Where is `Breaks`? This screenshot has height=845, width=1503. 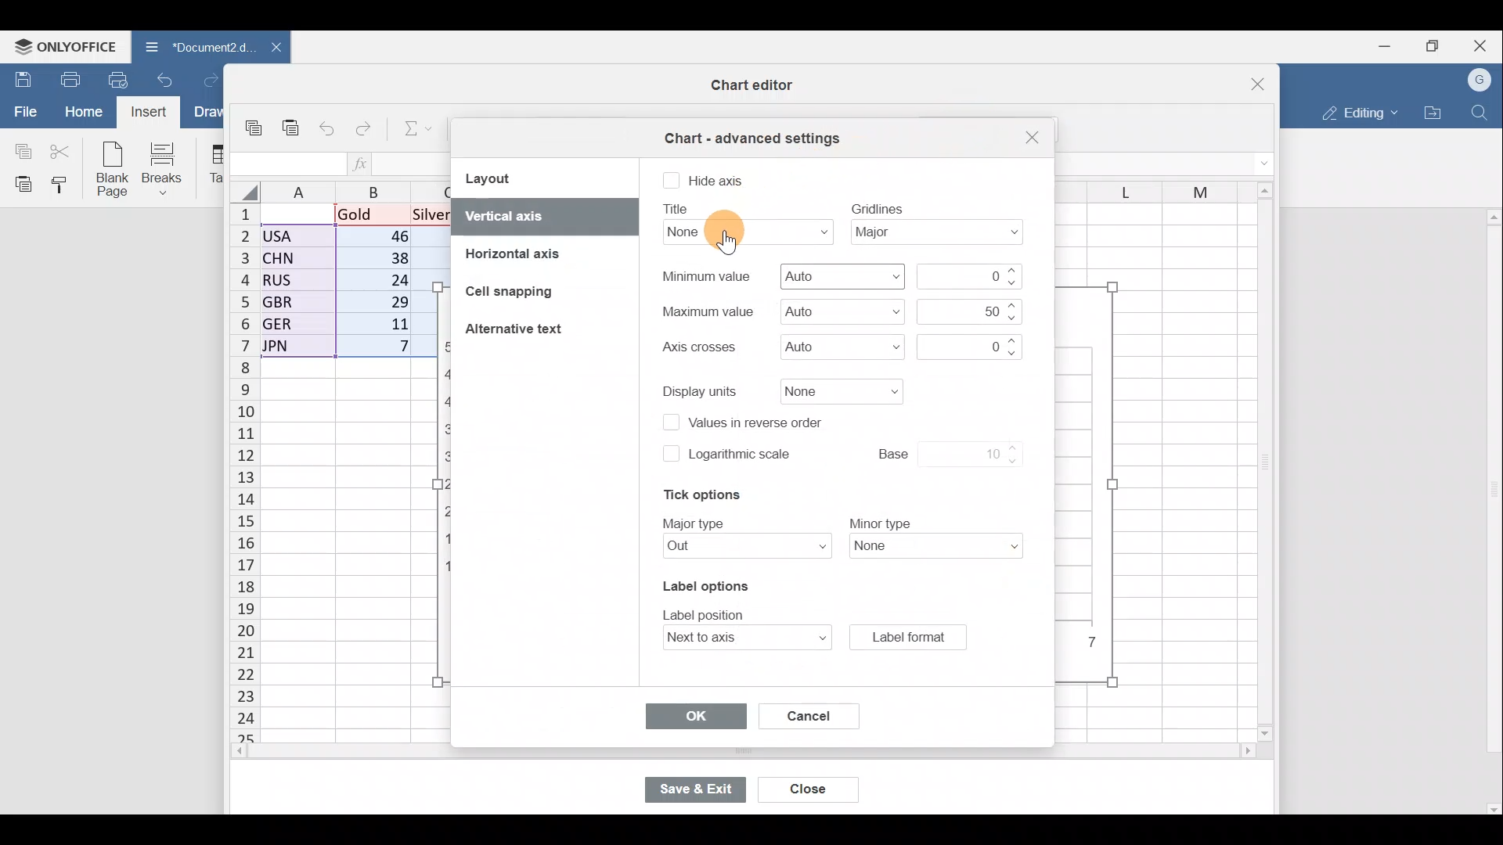 Breaks is located at coordinates (168, 167).